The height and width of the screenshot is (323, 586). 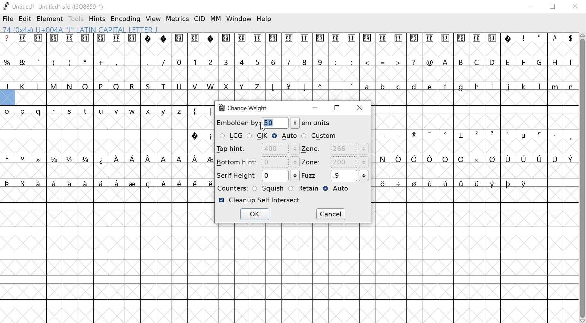 What do you see at coordinates (71, 160) in the screenshot?
I see `fractions` at bounding box center [71, 160].